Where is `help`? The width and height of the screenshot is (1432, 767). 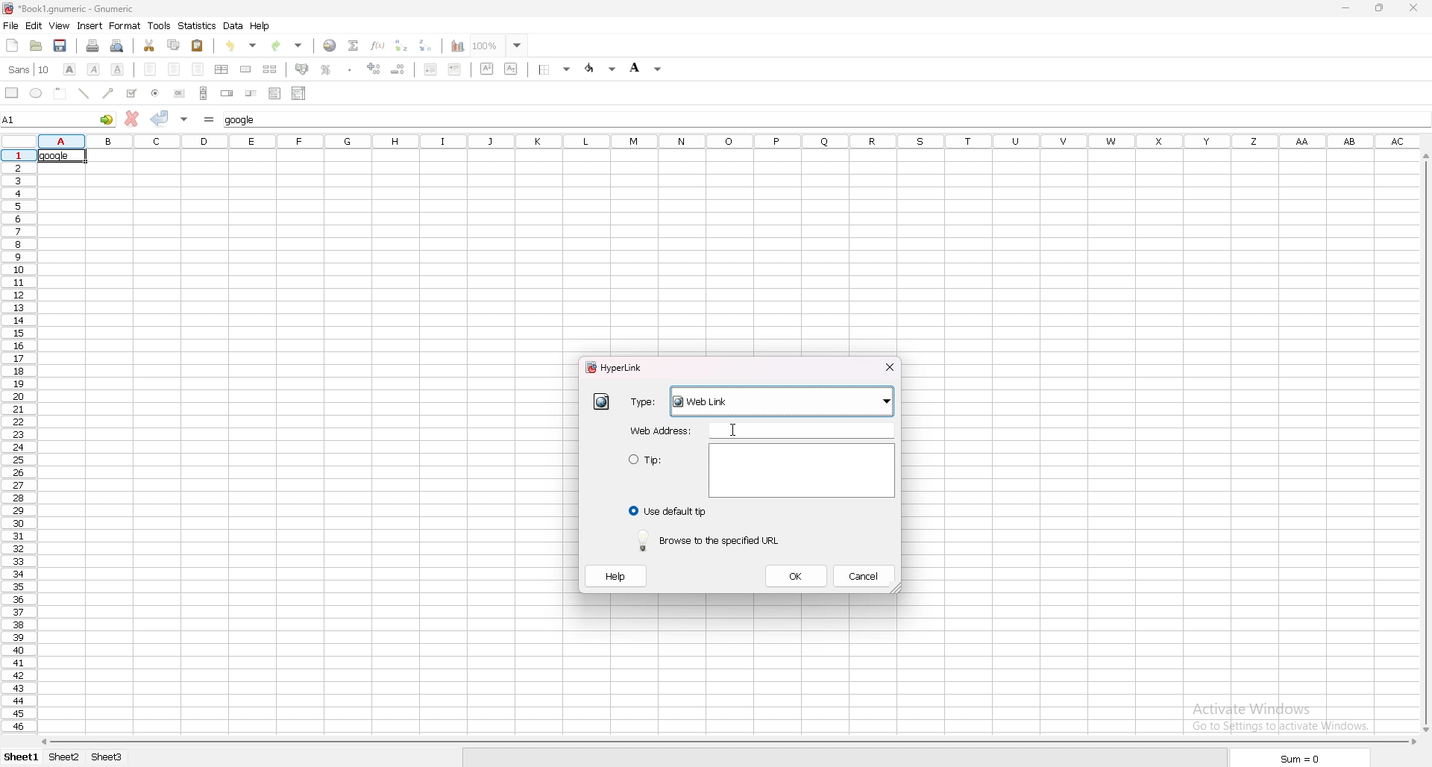
help is located at coordinates (614, 575).